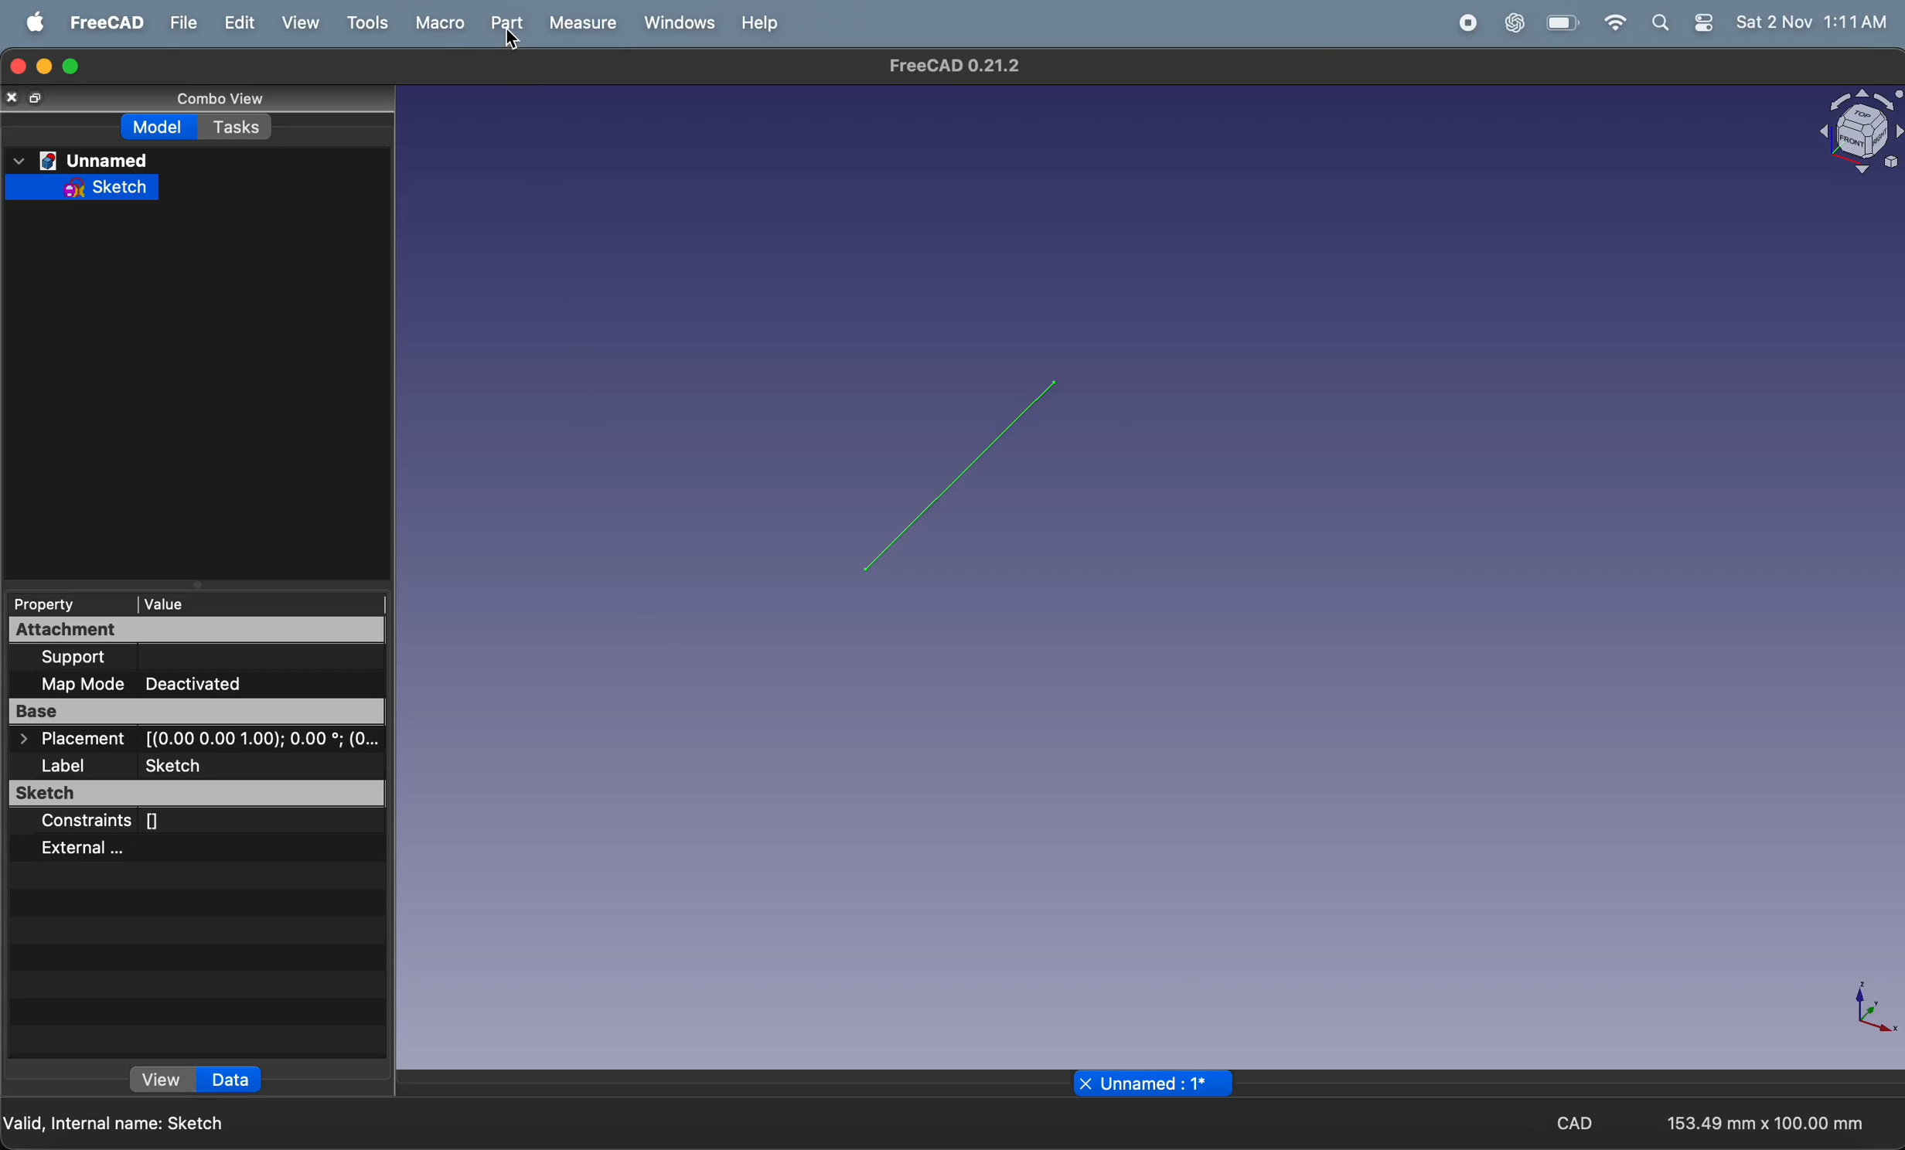 The width and height of the screenshot is (1905, 1150). What do you see at coordinates (583, 22) in the screenshot?
I see `measure` at bounding box center [583, 22].